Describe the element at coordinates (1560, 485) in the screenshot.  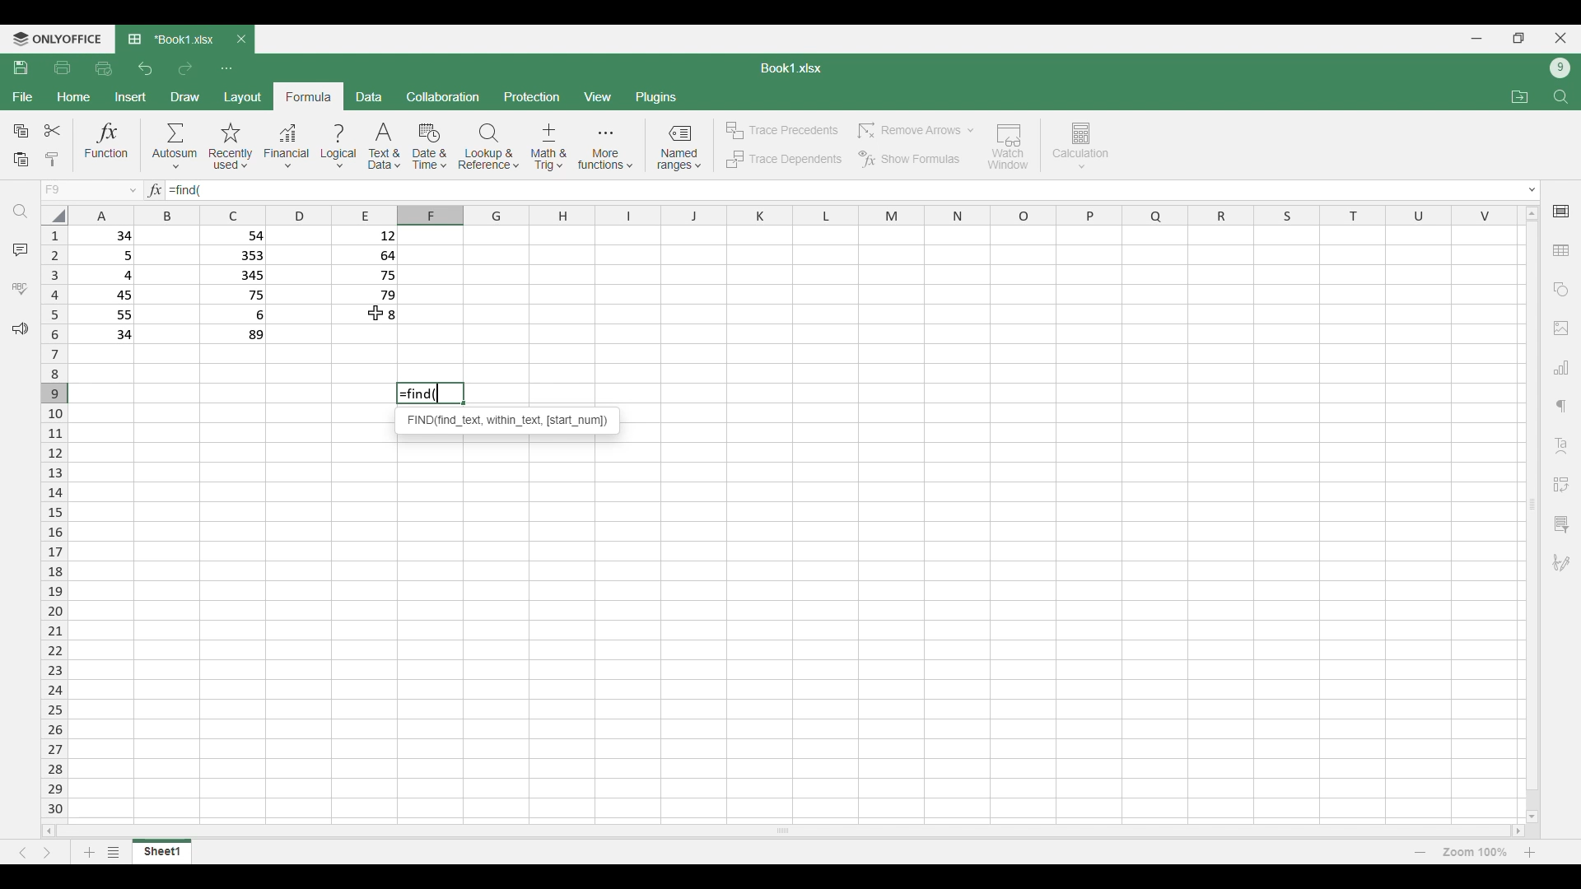
I see `Insert pivot table` at that location.